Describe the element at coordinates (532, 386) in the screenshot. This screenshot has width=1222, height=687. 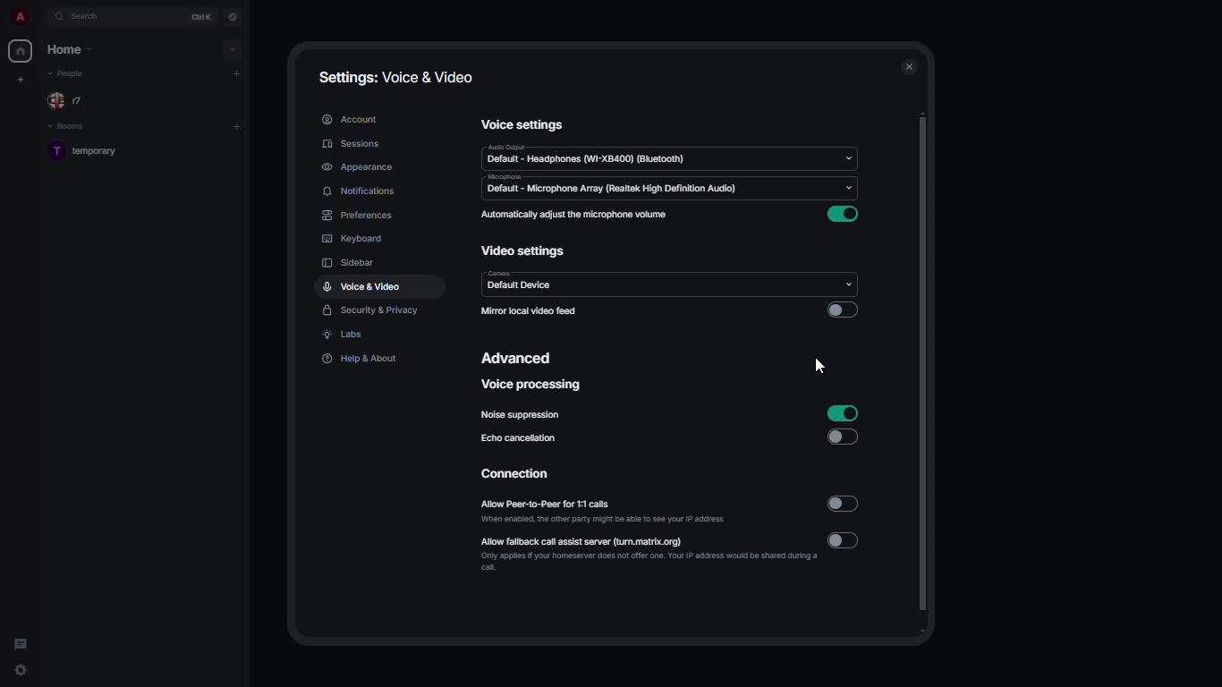
I see `voice processing` at that location.